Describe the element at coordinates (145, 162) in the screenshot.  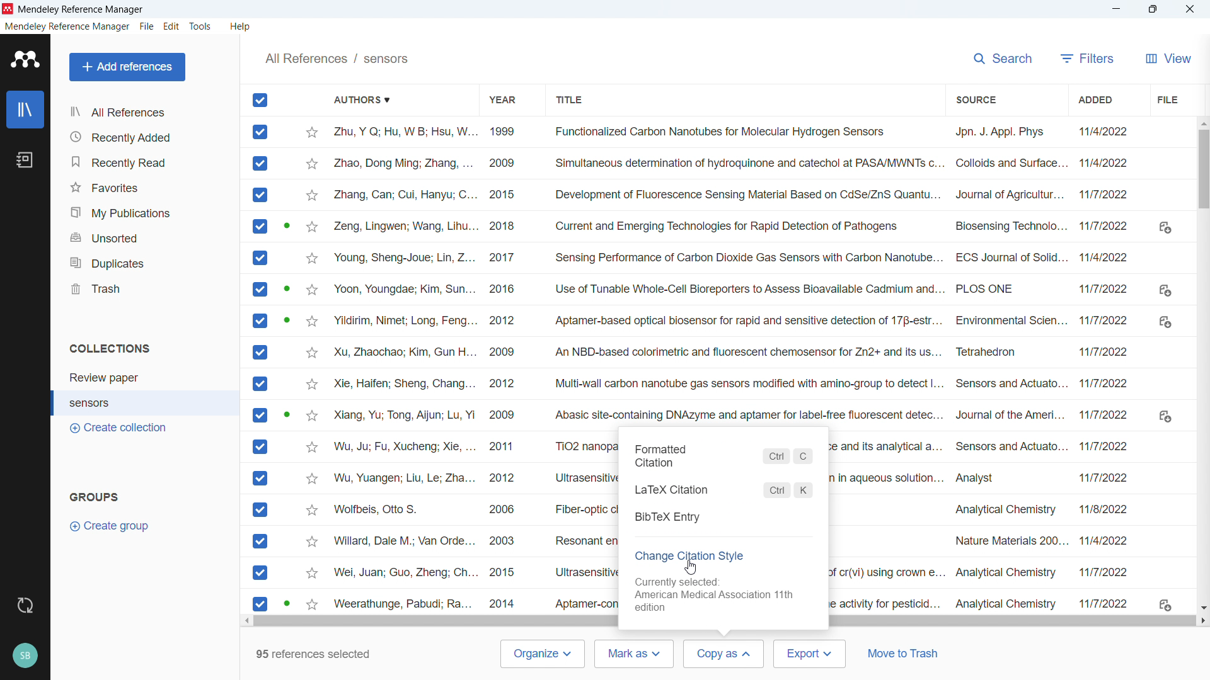
I see `recently read` at that location.